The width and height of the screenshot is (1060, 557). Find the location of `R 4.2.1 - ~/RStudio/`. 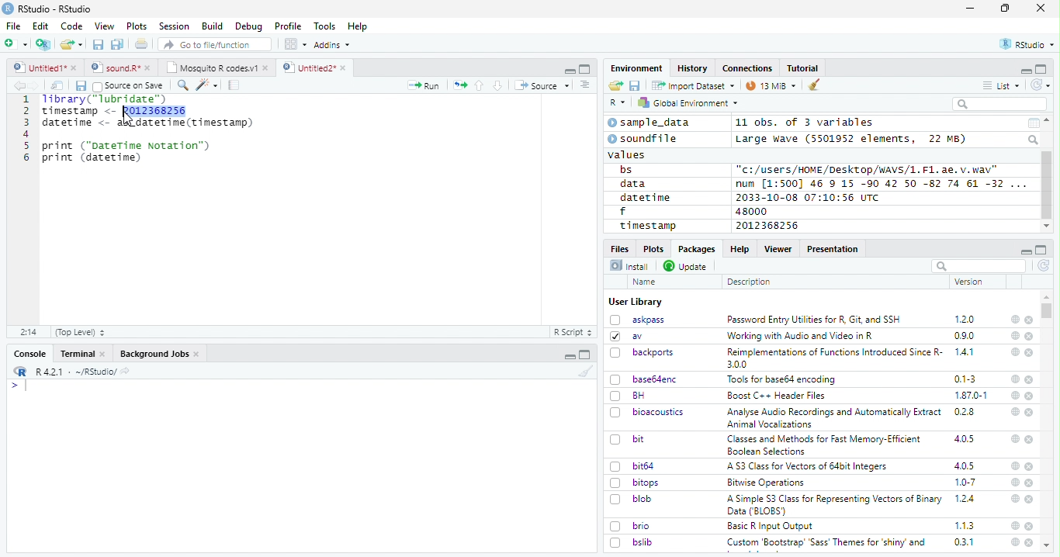

R 4.2.1 - ~/RStudio/ is located at coordinates (74, 372).